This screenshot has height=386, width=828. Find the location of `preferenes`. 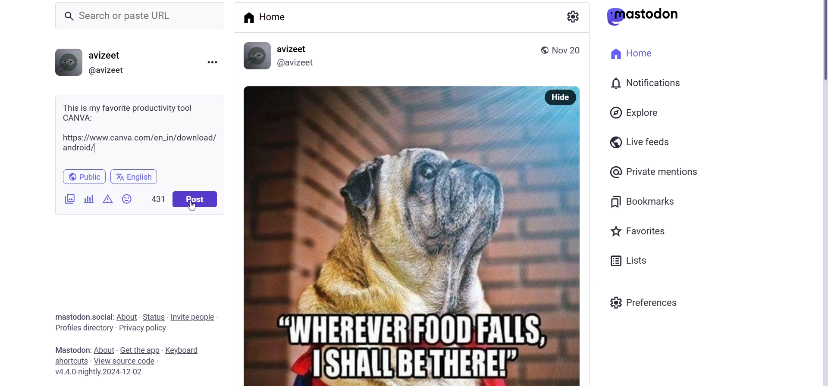

preferenes is located at coordinates (653, 305).